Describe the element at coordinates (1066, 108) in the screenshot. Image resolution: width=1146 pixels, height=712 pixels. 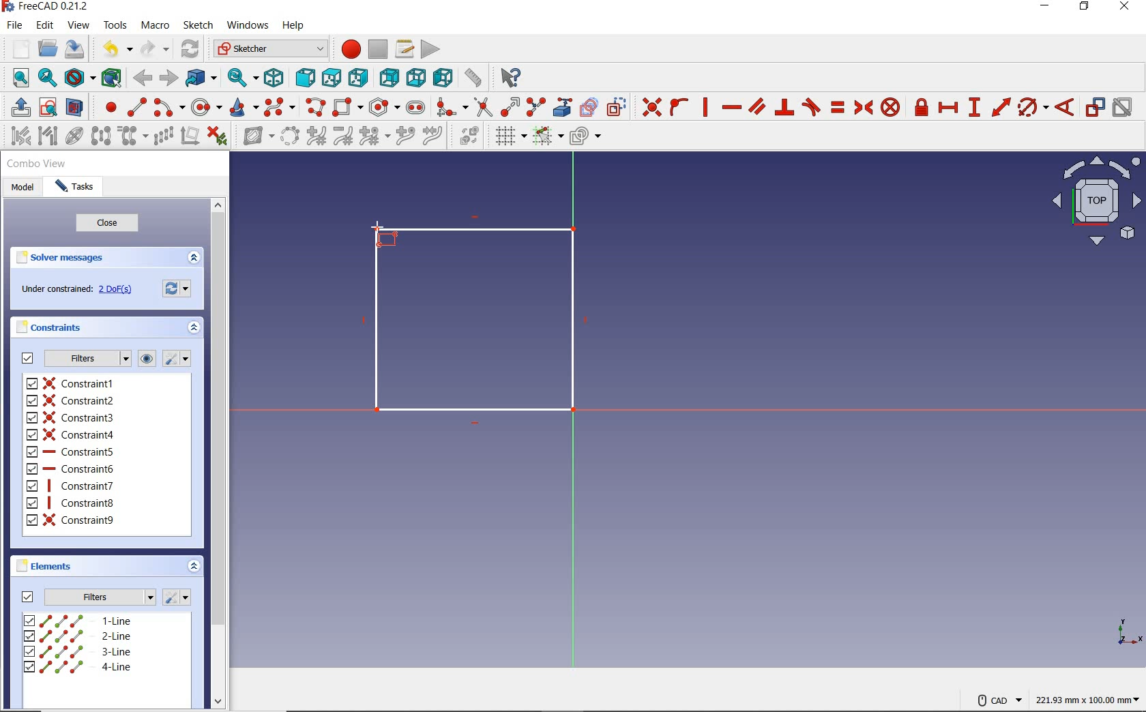
I see `constrain angle` at that location.